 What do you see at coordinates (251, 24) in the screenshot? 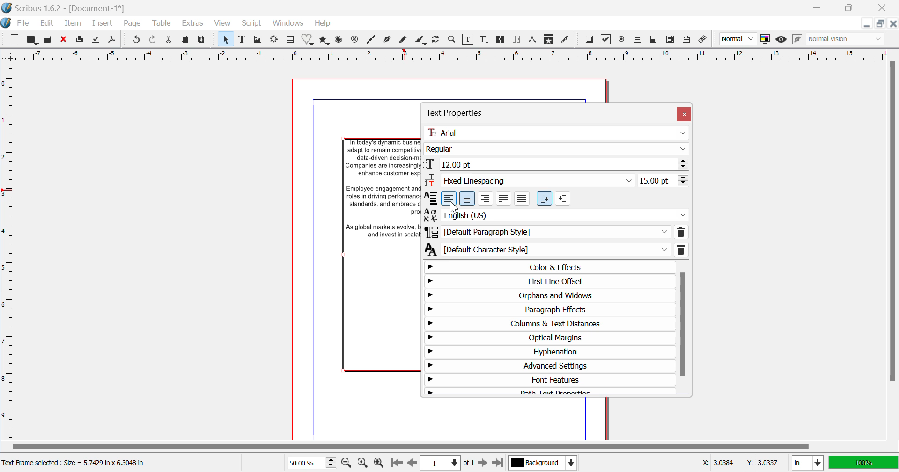
I see `Script` at bounding box center [251, 24].